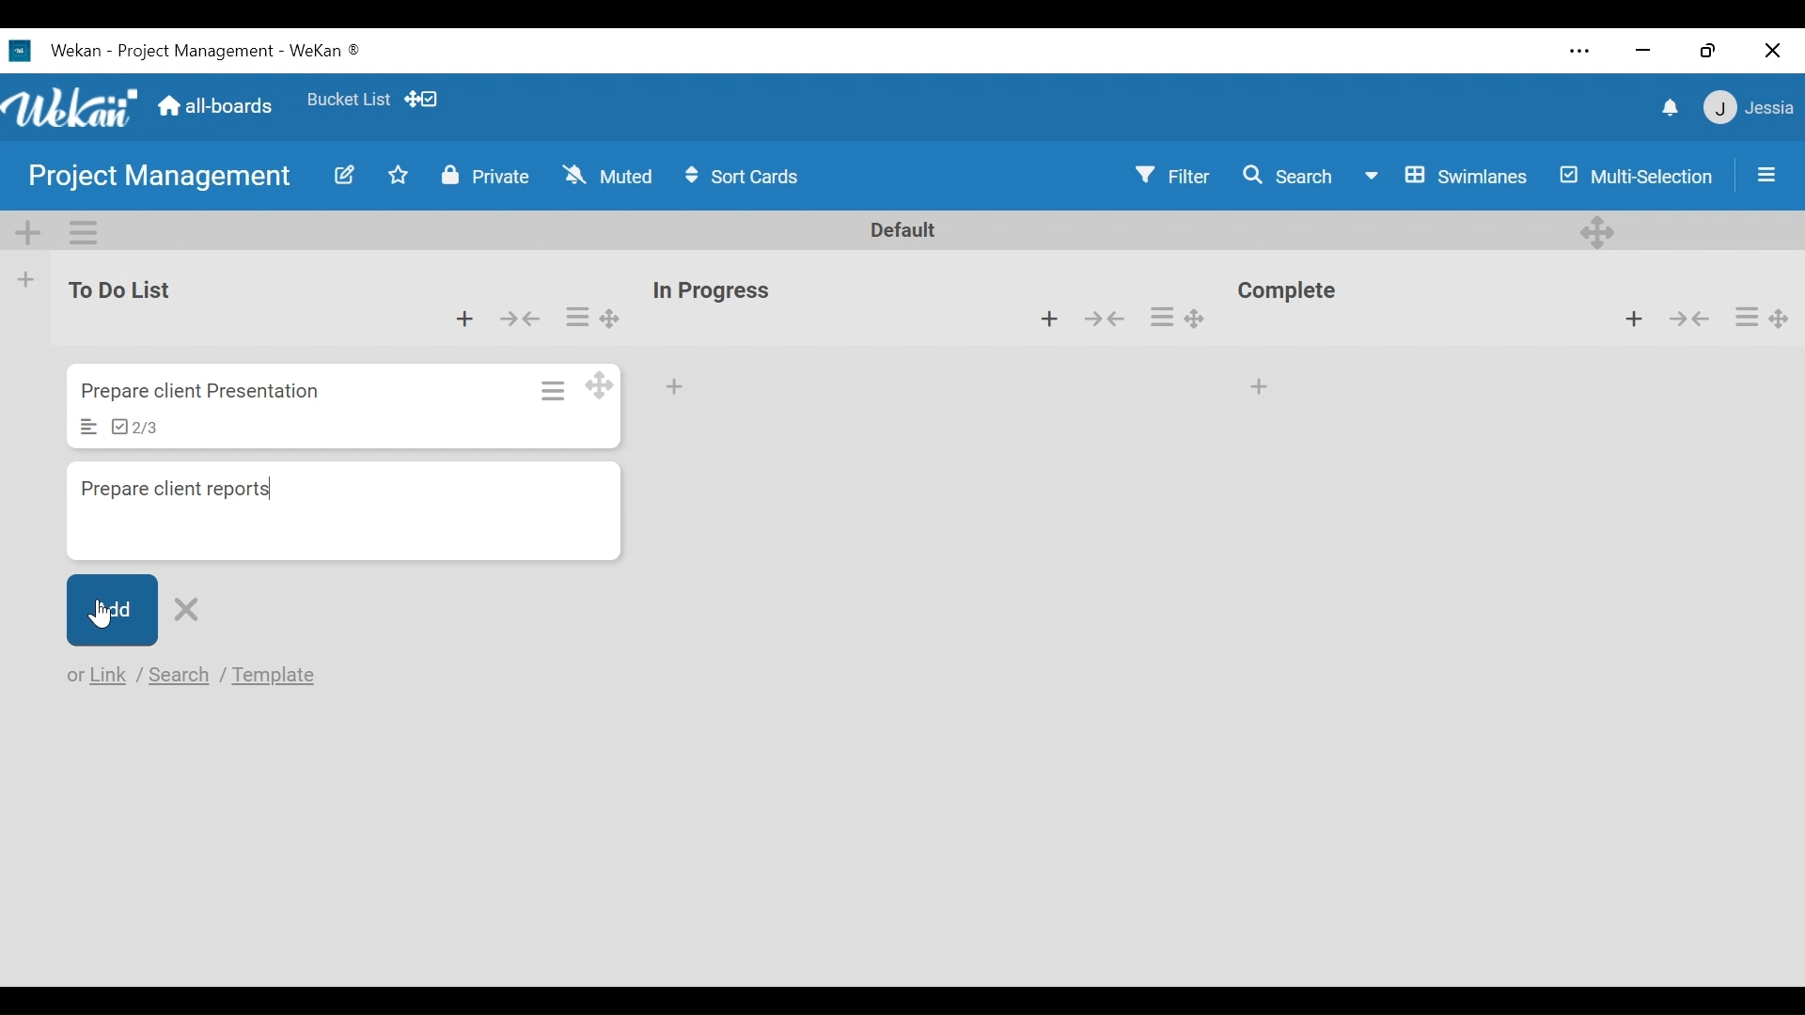 The height and width of the screenshot is (1015, 1805). Describe the element at coordinates (192, 607) in the screenshot. I see `cancel` at that location.